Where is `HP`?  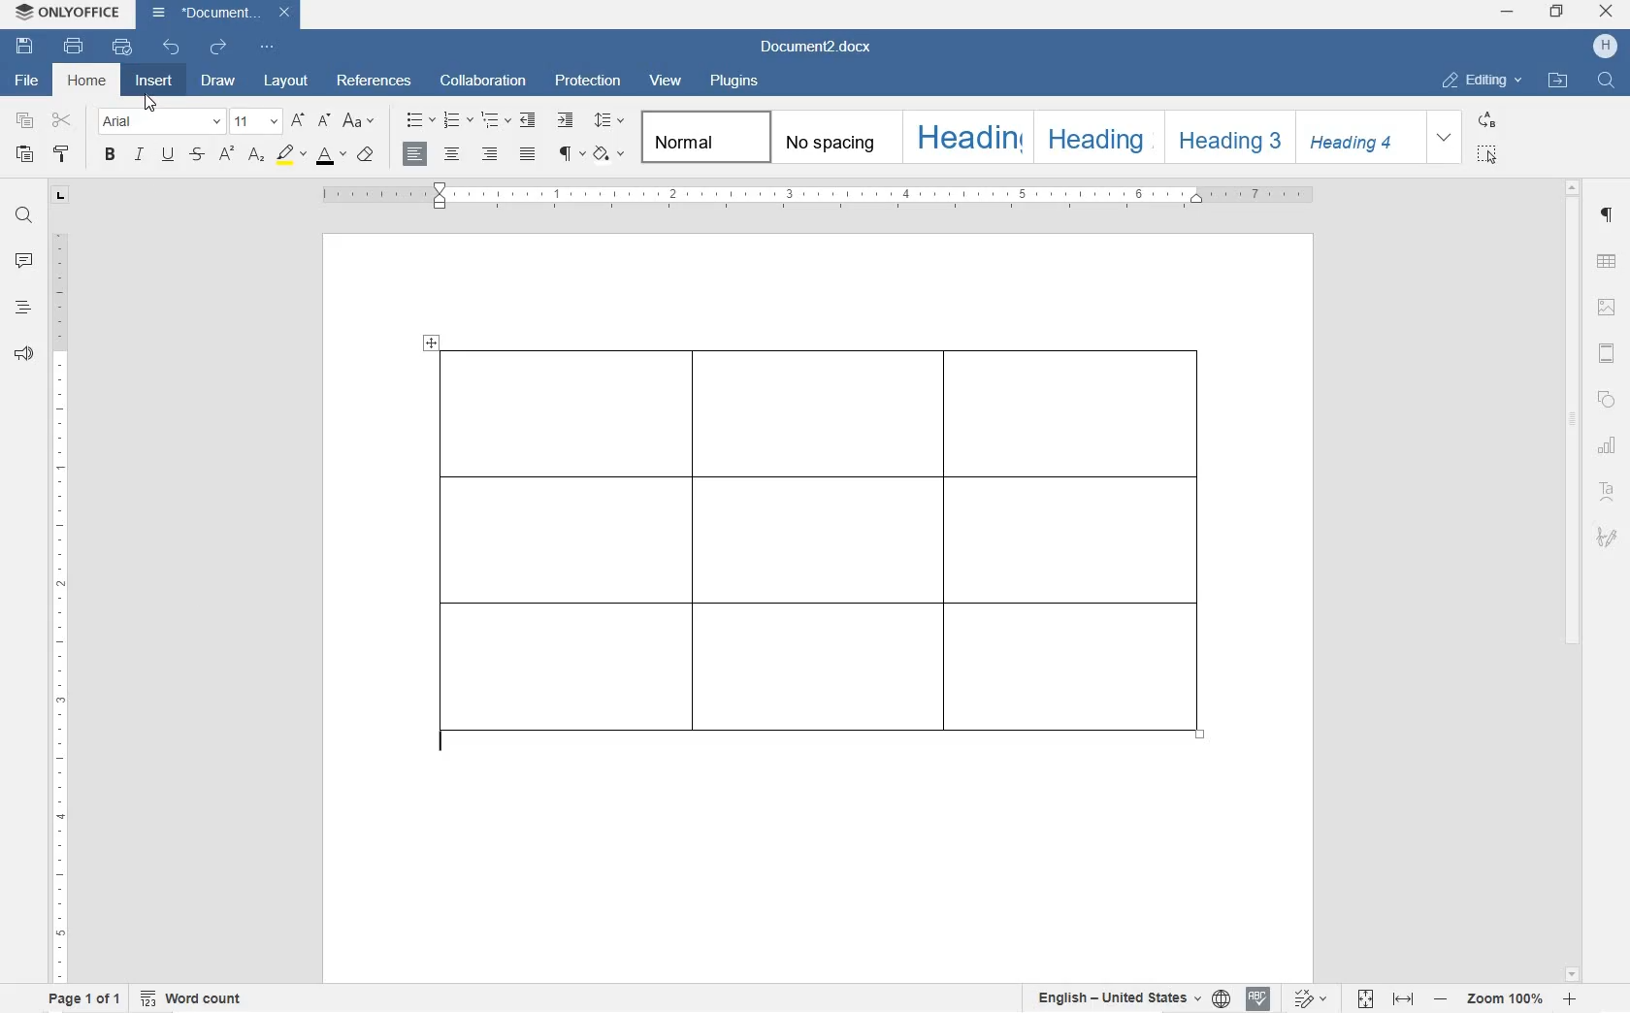
HP is located at coordinates (1605, 47).